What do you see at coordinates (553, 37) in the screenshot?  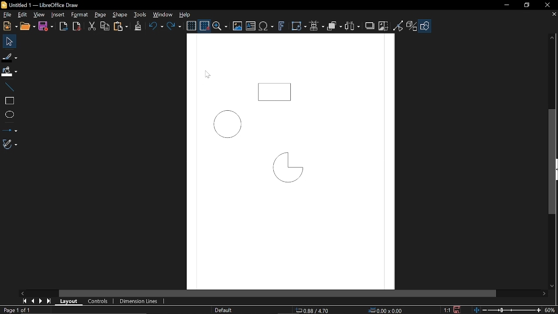 I see `Move up` at bounding box center [553, 37].